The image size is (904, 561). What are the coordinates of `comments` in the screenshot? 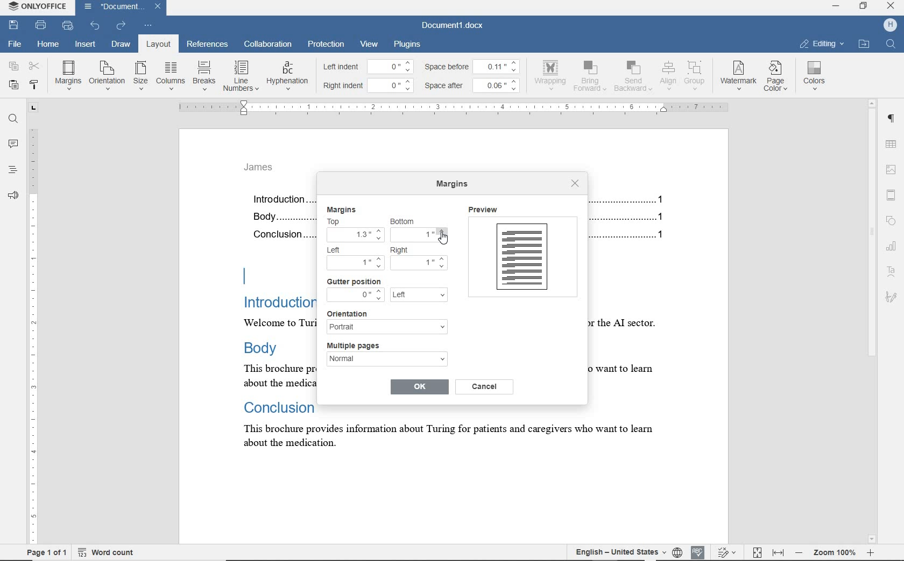 It's located at (13, 144).